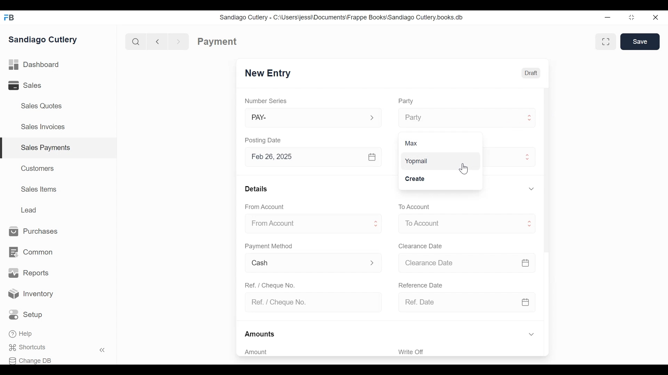  I want to click on | Sales Payments, so click(59, 148).